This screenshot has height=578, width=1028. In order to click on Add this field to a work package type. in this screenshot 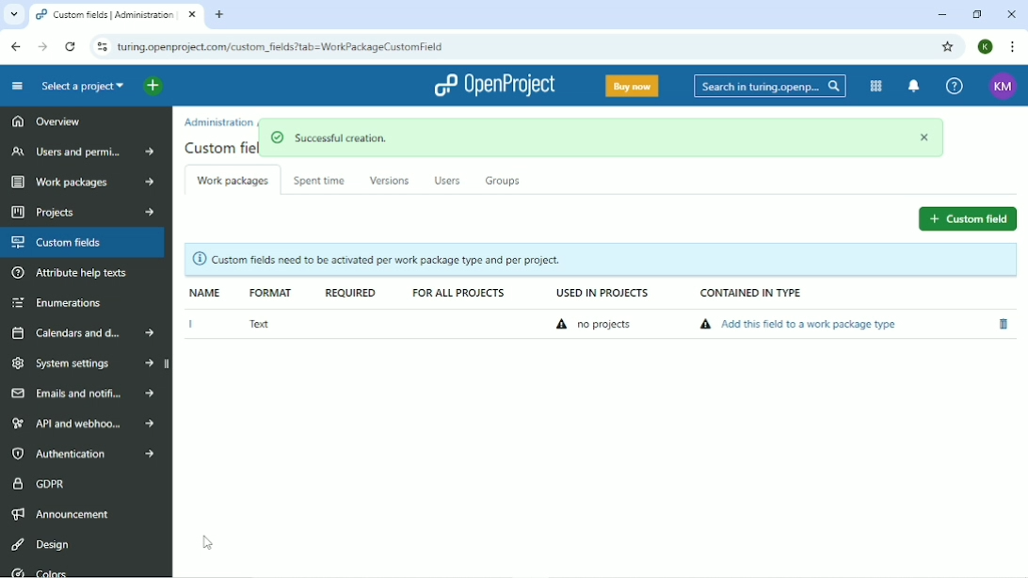, I will do `click(801, 325)`.